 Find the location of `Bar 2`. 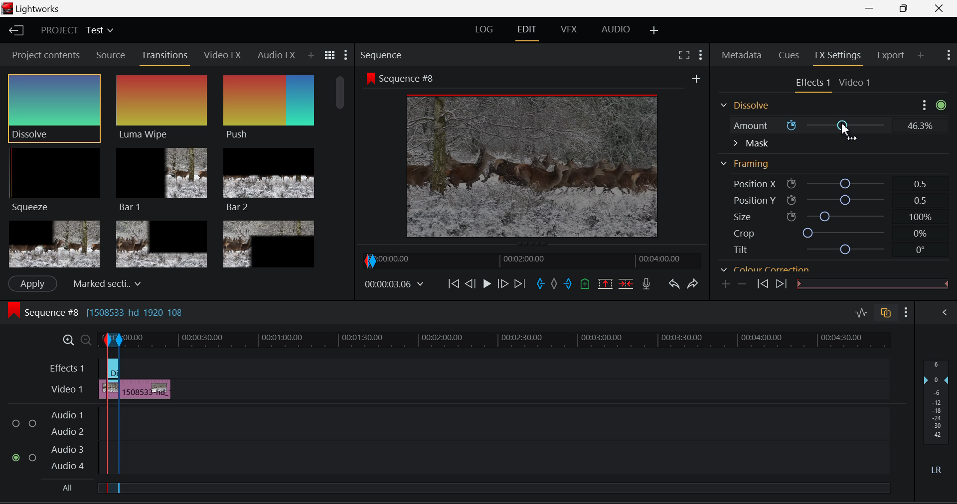

Bar 2 is located at coordinates (269, 180).